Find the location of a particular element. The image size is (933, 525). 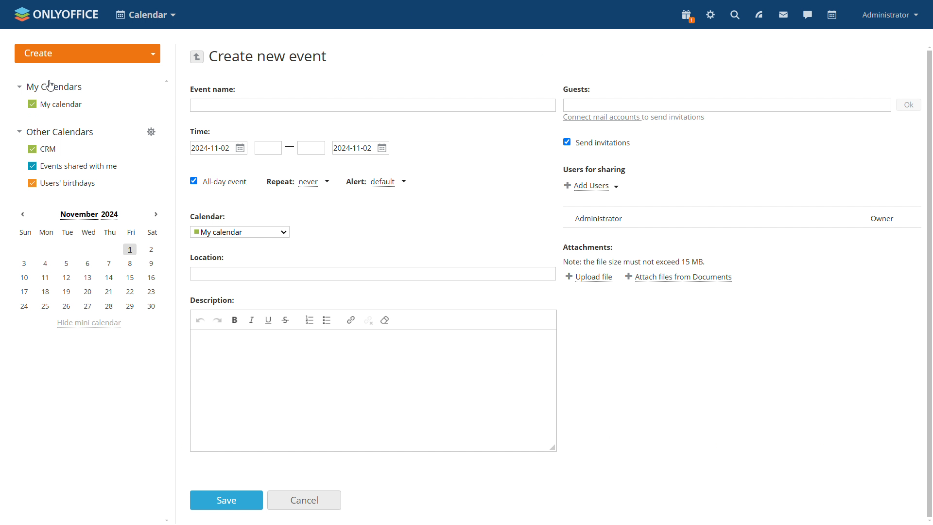

event end date is located at coordinates (361, 147).